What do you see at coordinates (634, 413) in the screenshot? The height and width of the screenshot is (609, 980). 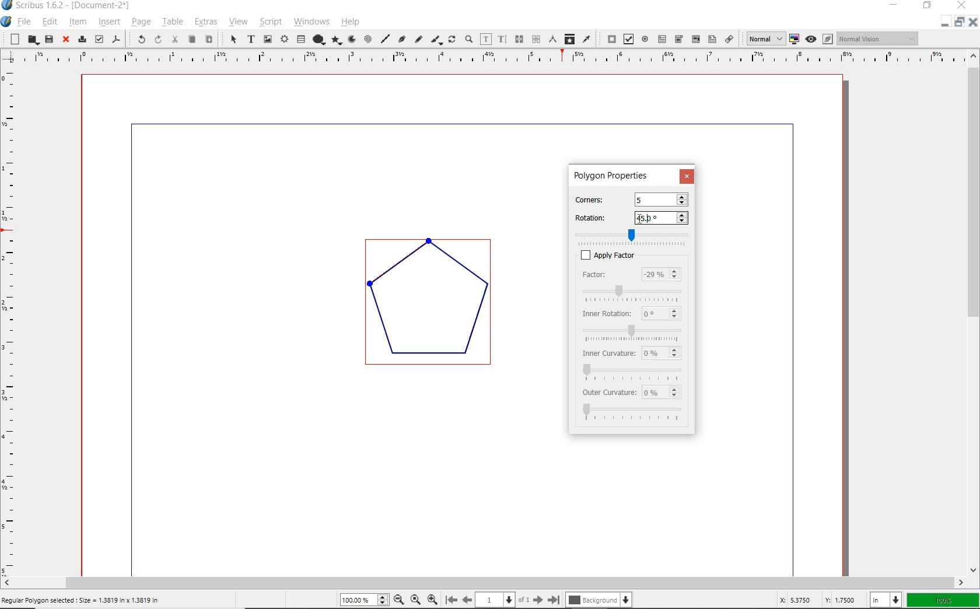 I see `outer curvature slider` at bounding box center [634, 413].